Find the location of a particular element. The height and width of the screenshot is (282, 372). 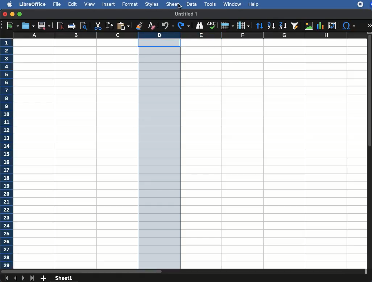

sort is located at coordinates (260, 26).